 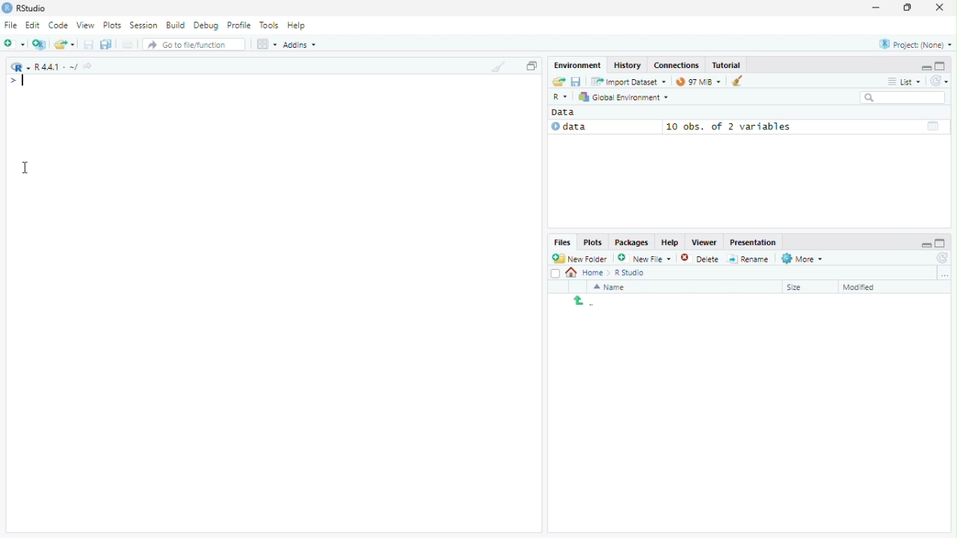 I want to click on Save current document, so click(x=90, y=44).